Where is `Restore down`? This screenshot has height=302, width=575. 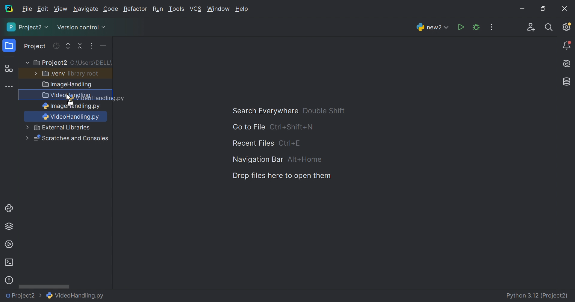
Restore down is located at coordinates (543, 9).